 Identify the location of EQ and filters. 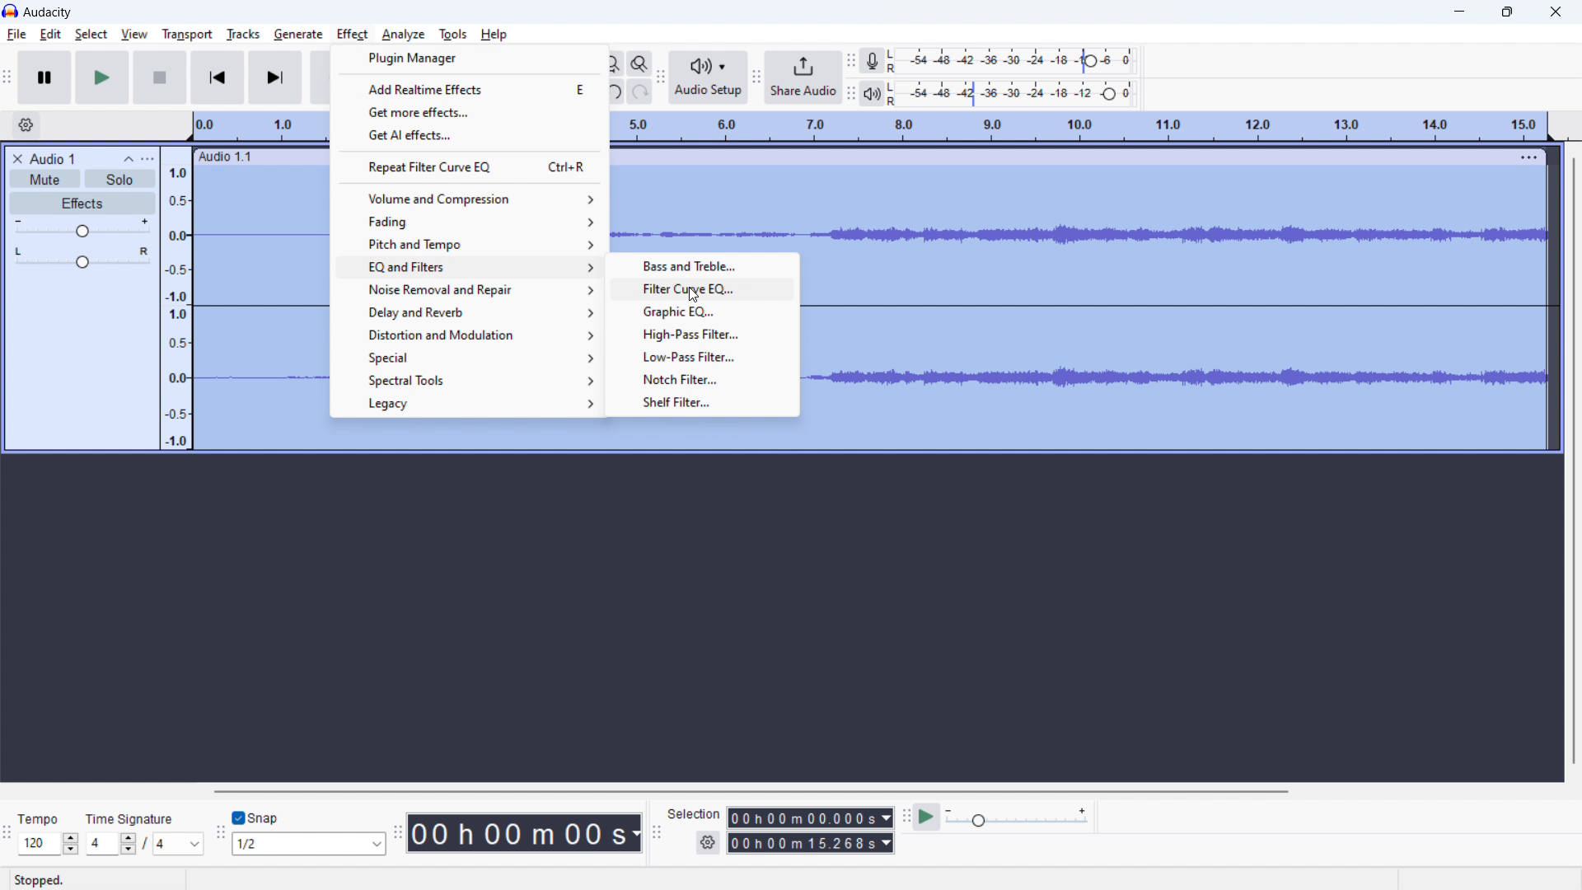
(468, 267).